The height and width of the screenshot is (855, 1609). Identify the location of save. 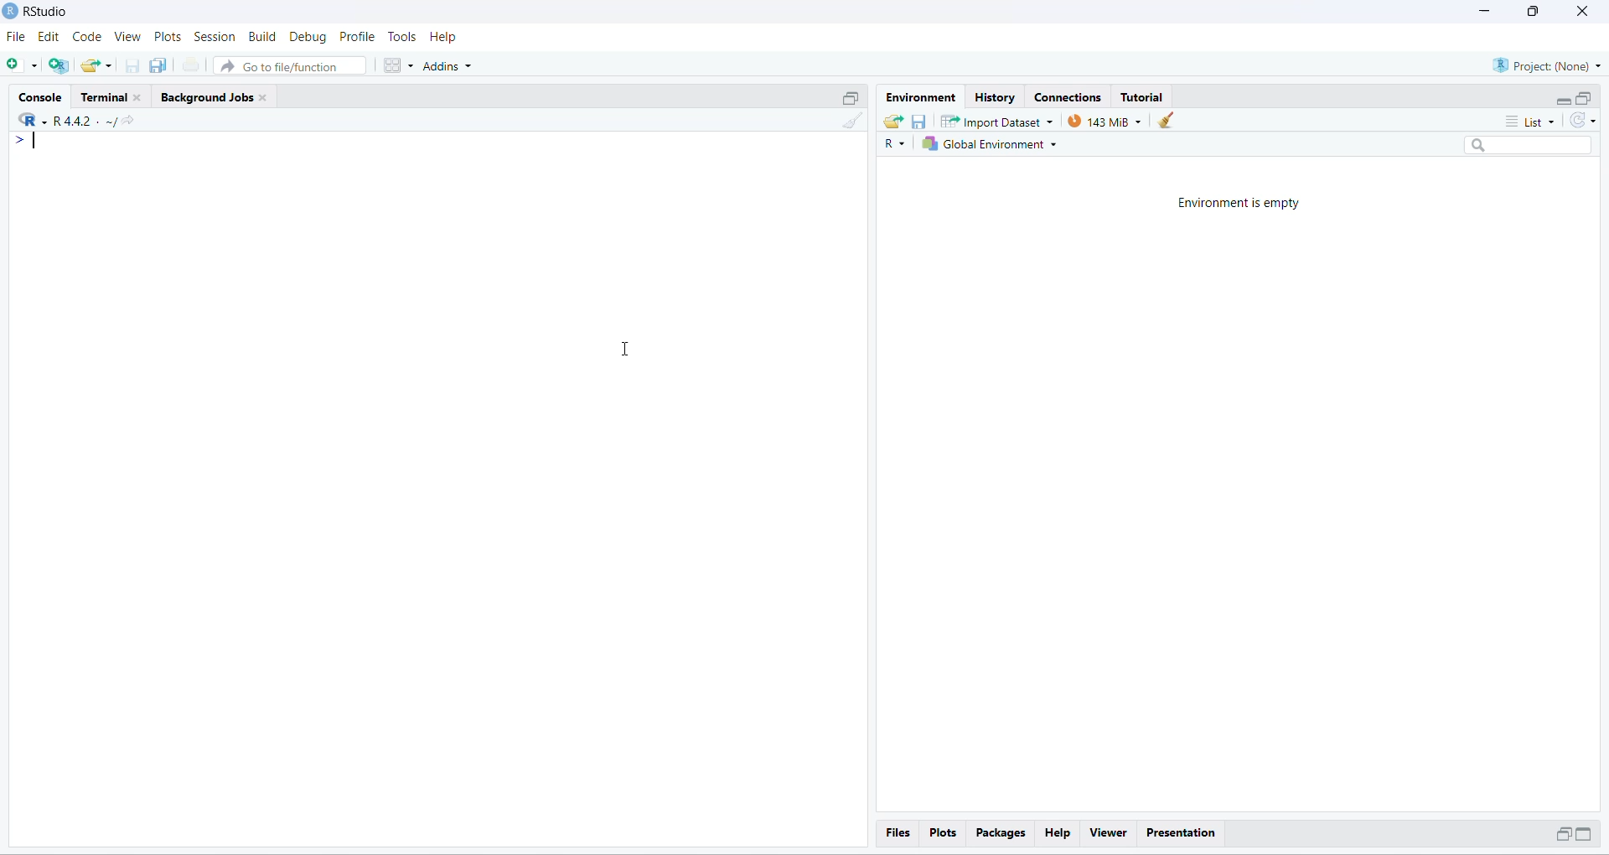
(134, 65).